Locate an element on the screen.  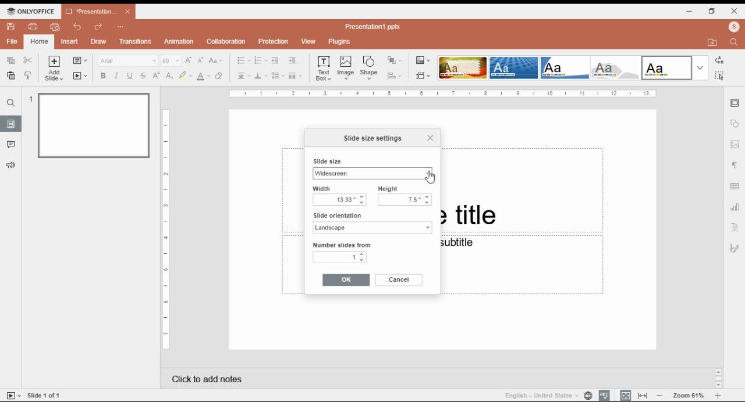
quick print  is located at coordinates (55, 27).